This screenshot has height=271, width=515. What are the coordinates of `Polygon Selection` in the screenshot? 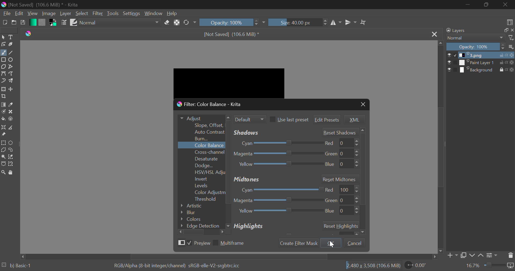 It's located at (3, 150).